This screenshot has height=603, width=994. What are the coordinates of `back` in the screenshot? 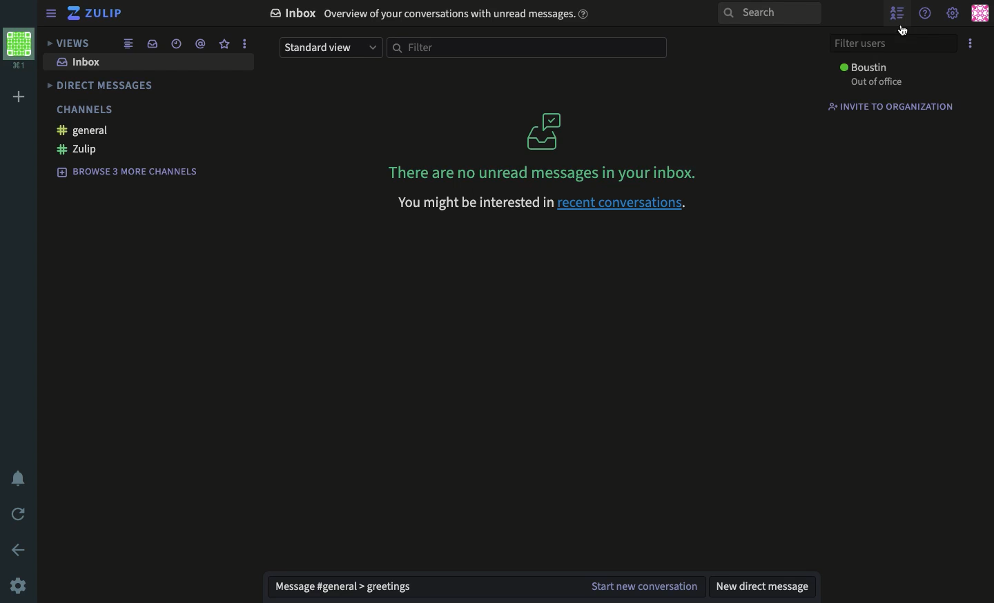 It's located at (20, 548).